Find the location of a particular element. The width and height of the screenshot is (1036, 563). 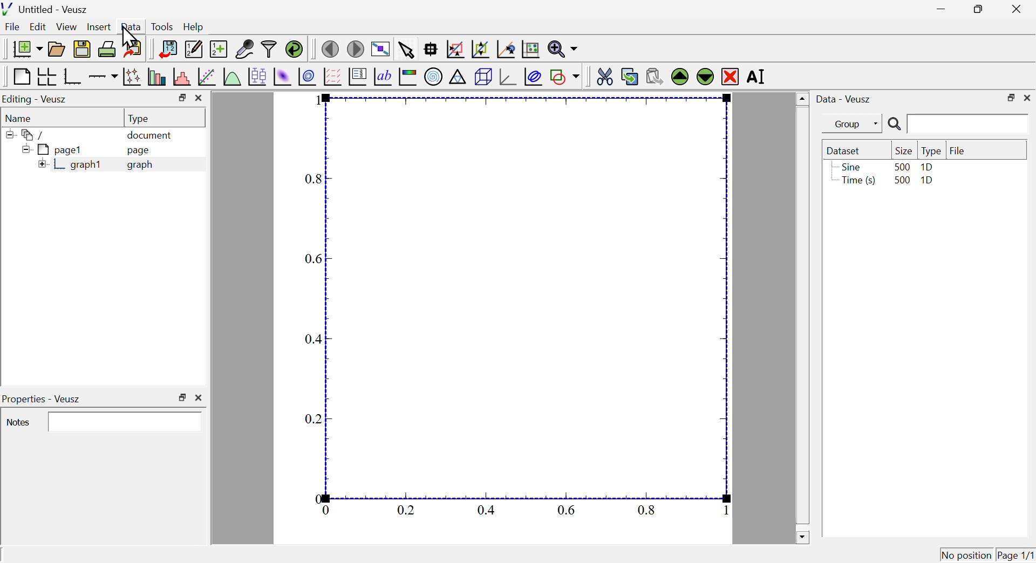

0.2 is located at coordinates (313, 420).